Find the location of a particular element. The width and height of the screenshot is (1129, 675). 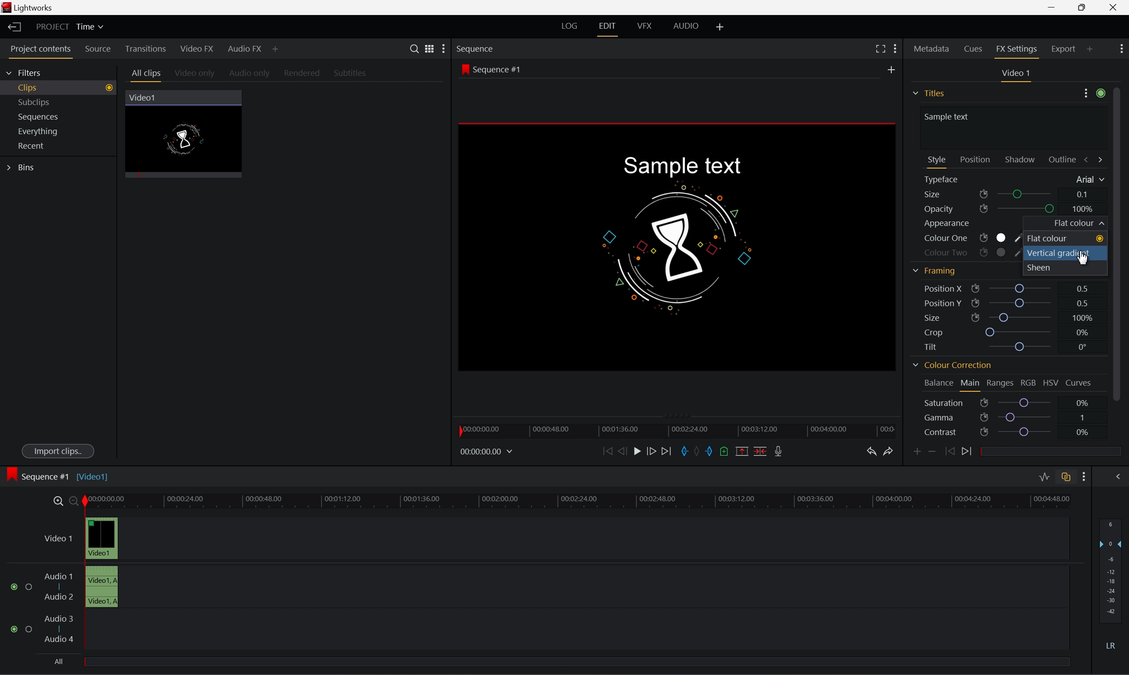

Bins is located at coordinates (23, 168).